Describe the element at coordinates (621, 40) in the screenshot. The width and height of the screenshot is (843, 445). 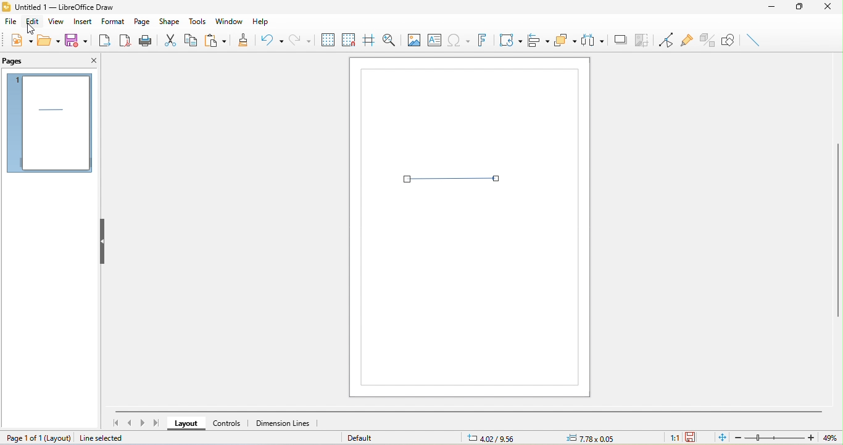
I see `shadow` at that location.